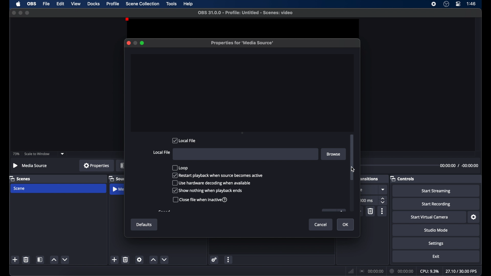 This screenshot has width=491, height=276. I want to click on start streaming, so click(436, 191).